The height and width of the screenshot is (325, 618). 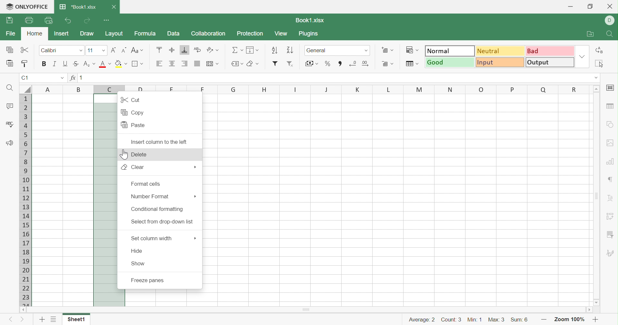 I want to click on Delete, so click(x=143, y=156).